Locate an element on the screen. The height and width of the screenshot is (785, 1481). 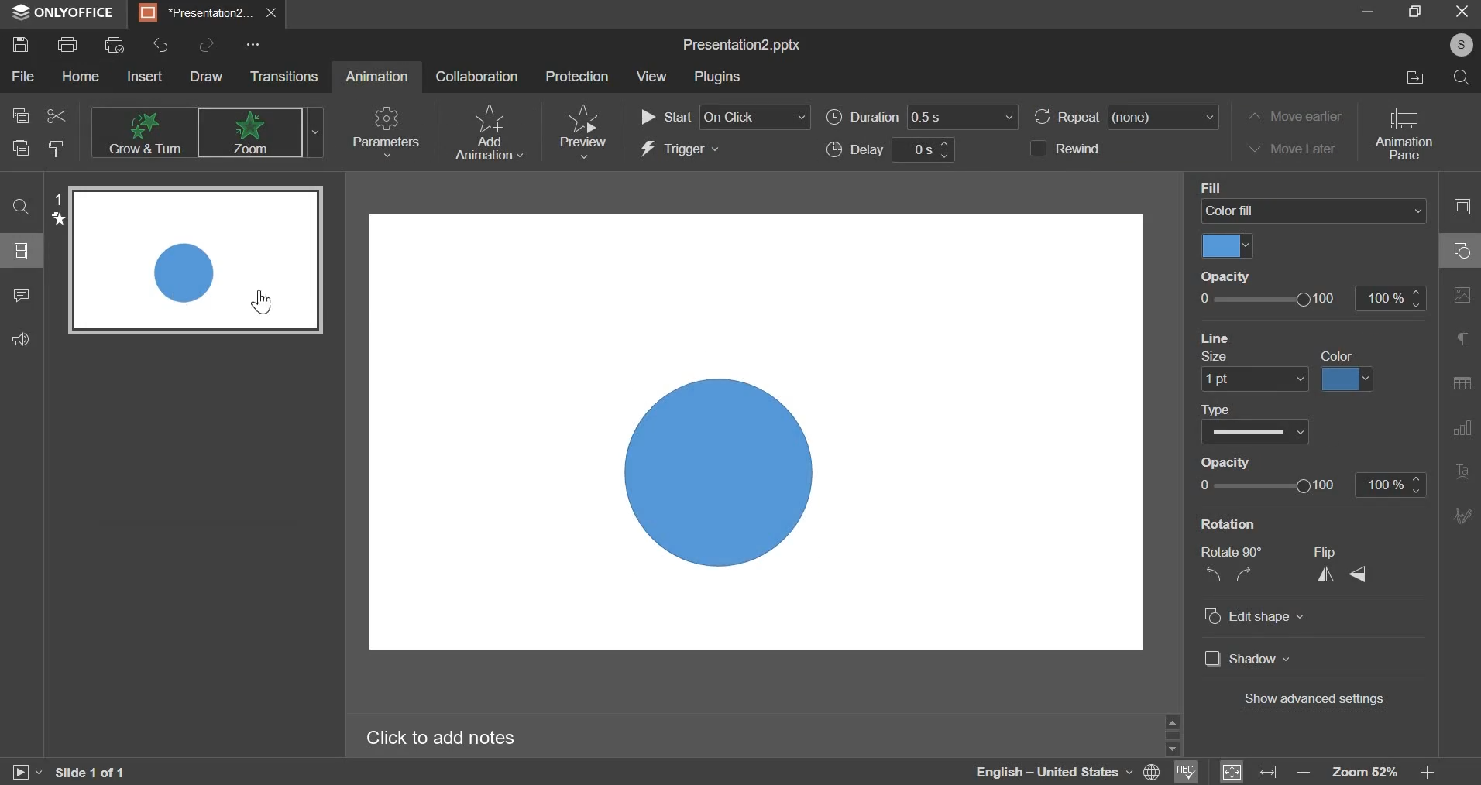
edit shape is located at coordinates (1252, 616).